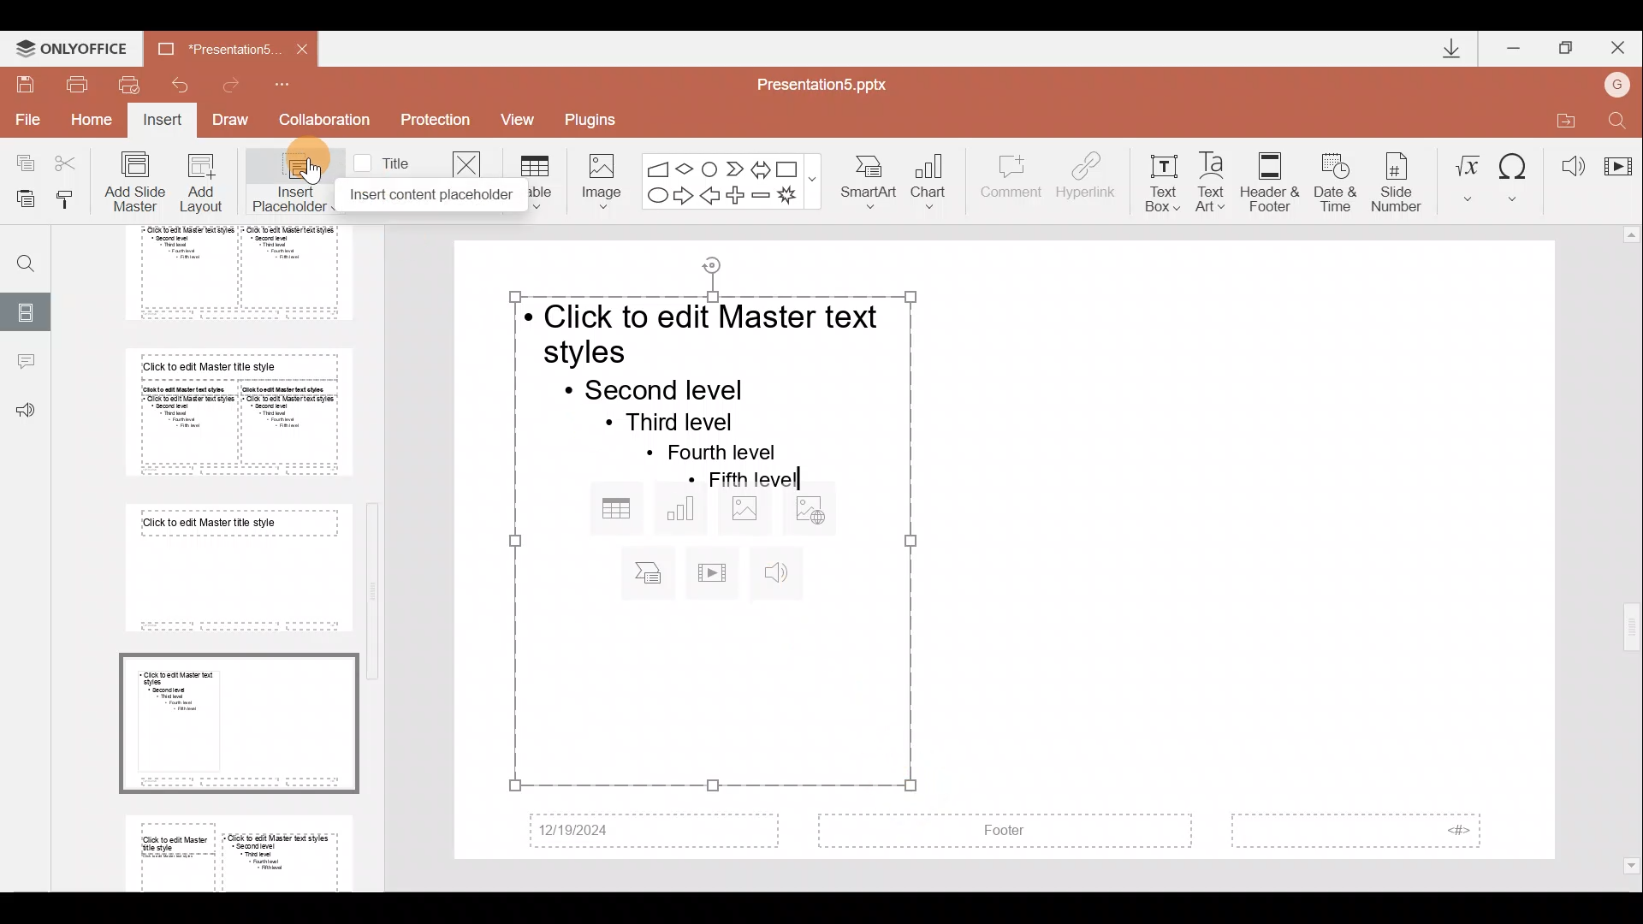  What do you see at coordinates (377, 548) in the screenshot?
I see `Scroll bar` at bounding box center [377, 548].